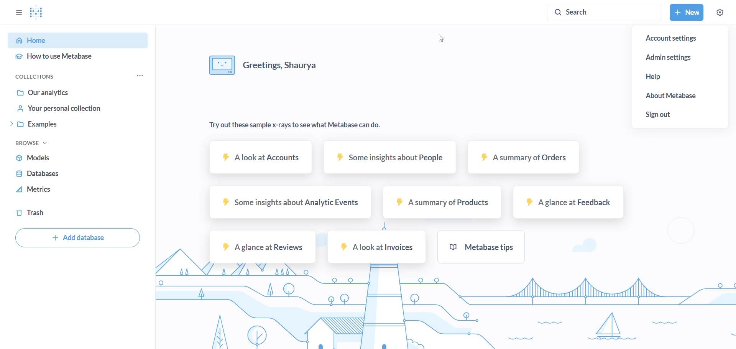 This screenshot has width=736, height=349. Describe the element at coordinates (220, 64) in the screenshot. I see `icon` at that location.